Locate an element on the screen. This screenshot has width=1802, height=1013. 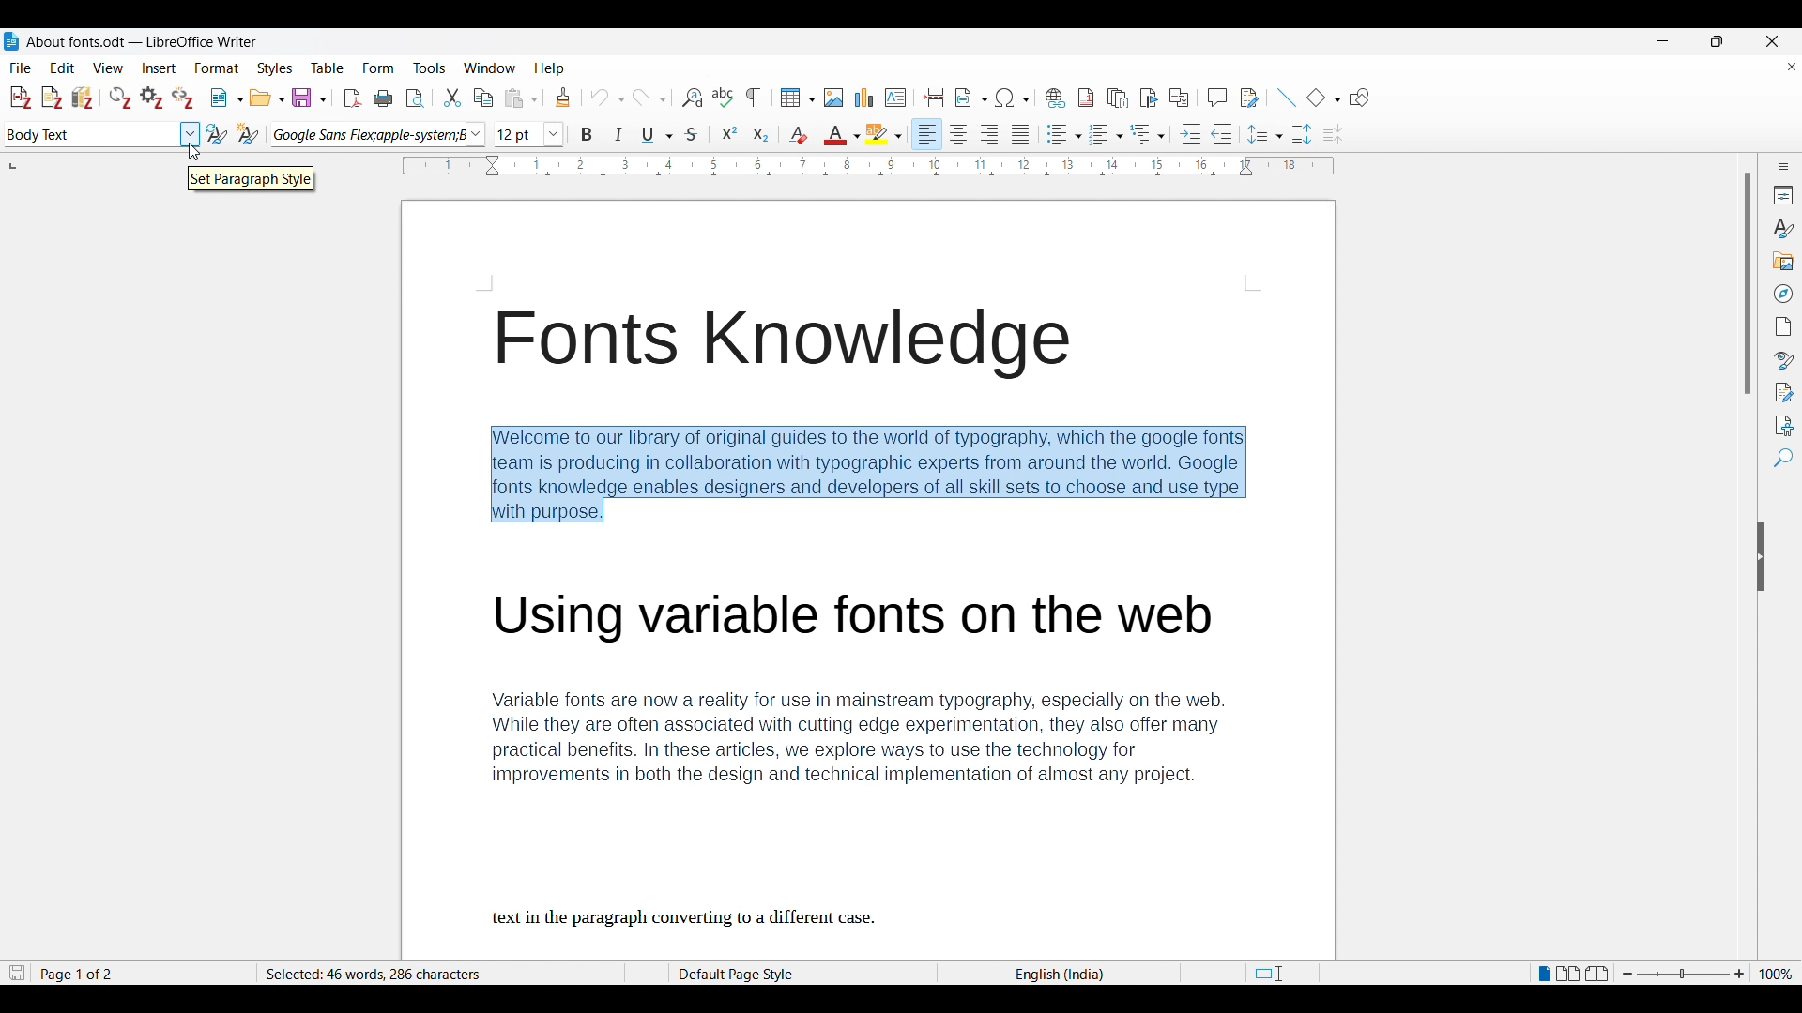
Find is located at coordinates (1784, 458).